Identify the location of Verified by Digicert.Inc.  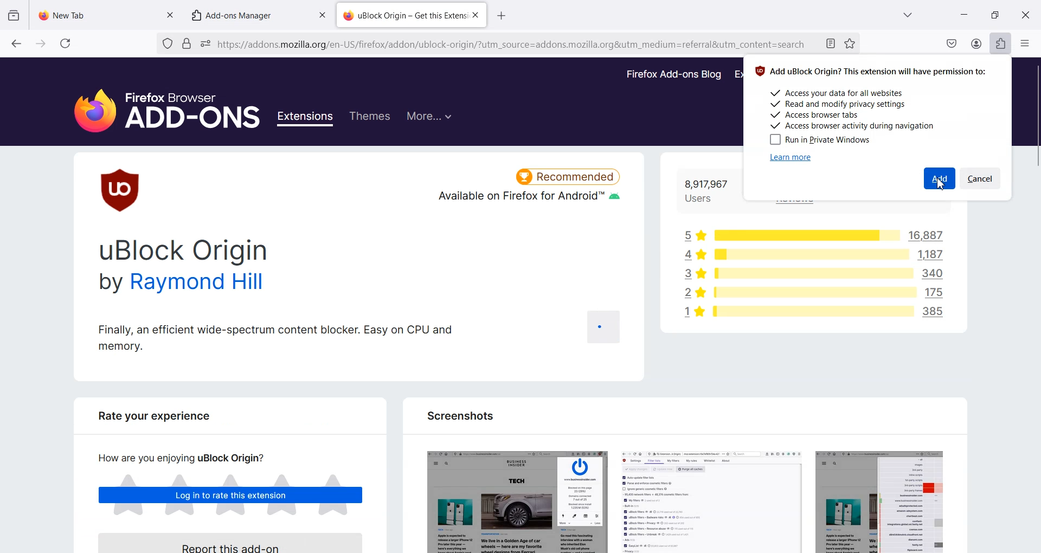
(186, 44).